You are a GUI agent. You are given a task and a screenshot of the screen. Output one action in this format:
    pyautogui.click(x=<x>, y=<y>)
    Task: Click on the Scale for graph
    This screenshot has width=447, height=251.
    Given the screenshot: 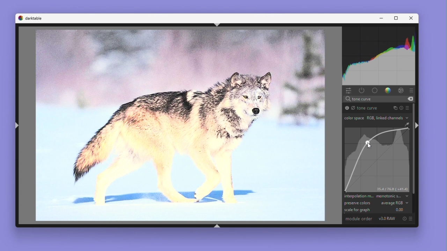 What is the action you would take?
    pyautogui.click(x=375, y=210)
    